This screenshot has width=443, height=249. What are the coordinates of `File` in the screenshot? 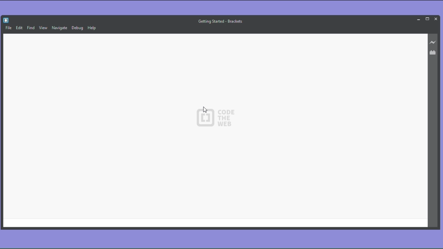 It's located at (7, 28).